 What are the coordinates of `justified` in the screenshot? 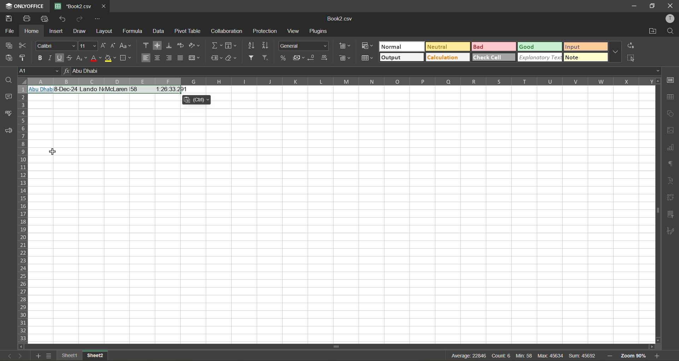 It's located at (182, 59).